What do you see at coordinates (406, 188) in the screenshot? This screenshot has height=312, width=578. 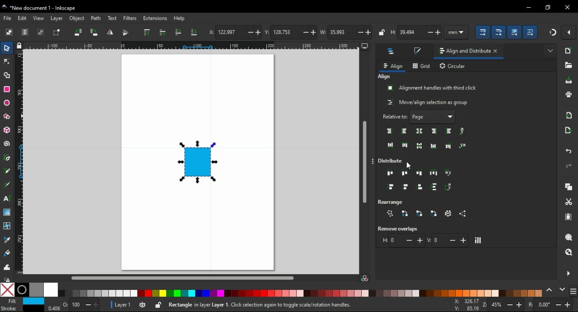 I see `distribute vertically with even spacing between centers` at bounding box center [406, 188].